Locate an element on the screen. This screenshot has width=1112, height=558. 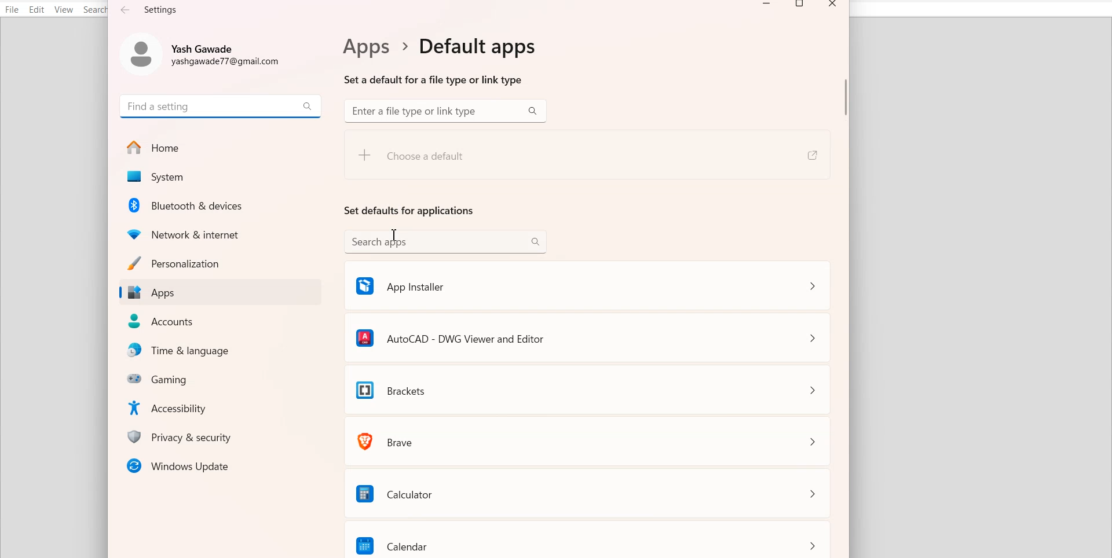
Text is located at coordinates (437, 60).